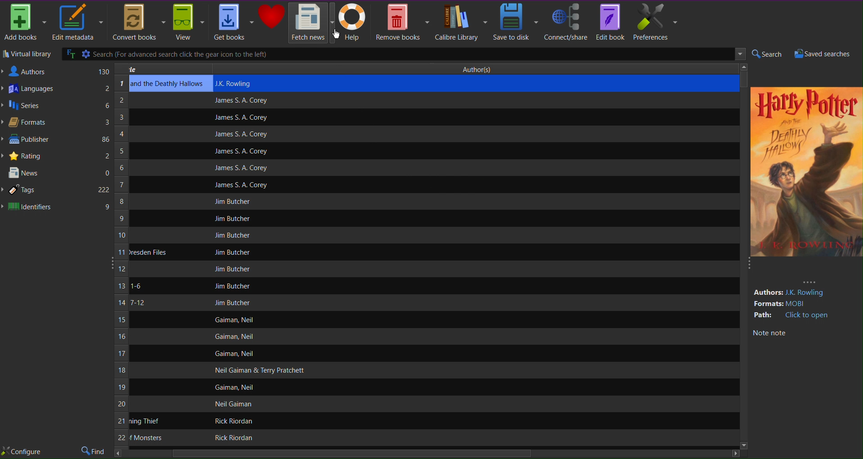 Image resolution: width=863 pixels, height=459 pixels. I want to click on Gaiman, Neil, so click(235, 354).